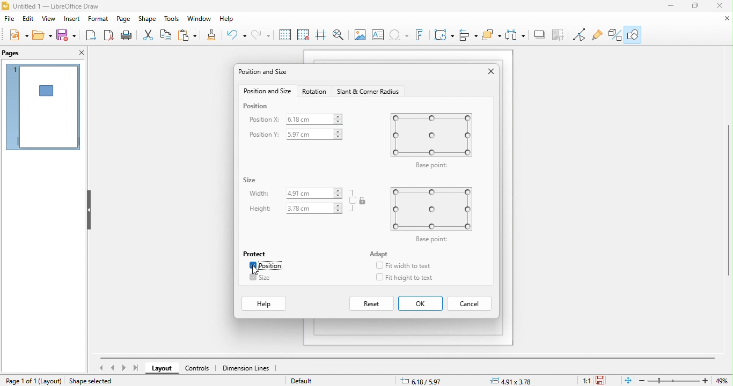 This screenshot has width=733, height=386. What do you see at coordinates (414, 278) in the screenshot?
I see `fit height to text` at bounding box center [414, 278].